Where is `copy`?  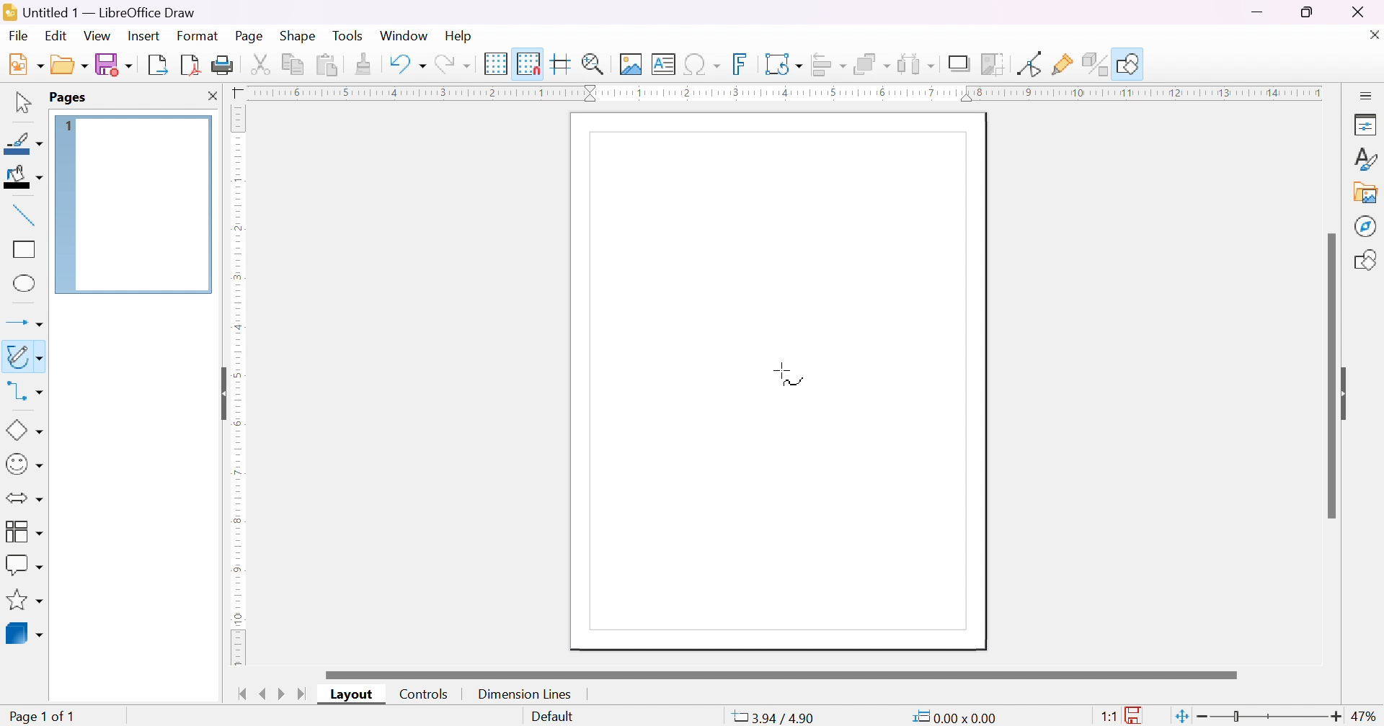 copy is located at coordinates (293, 64).